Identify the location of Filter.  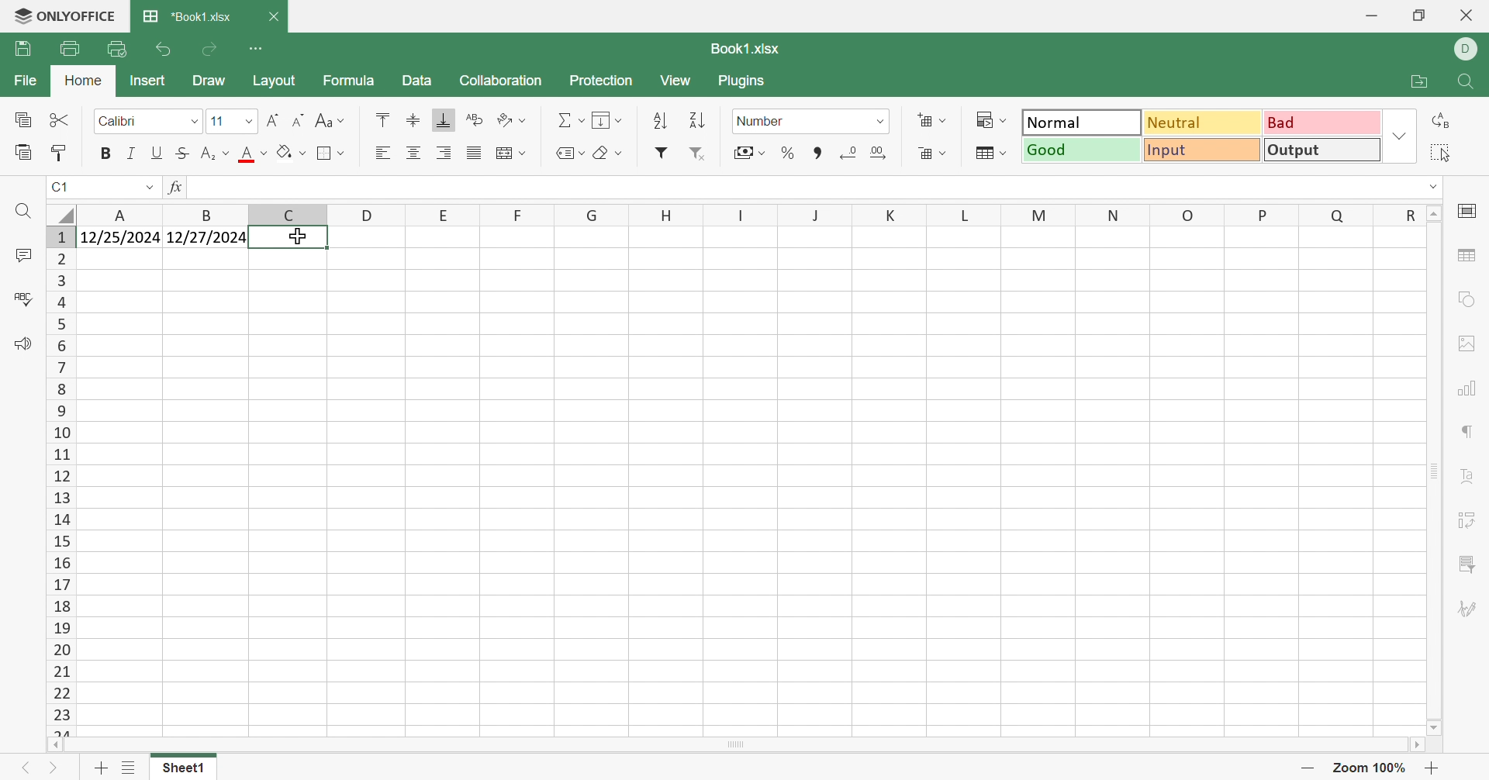
(663, 153).